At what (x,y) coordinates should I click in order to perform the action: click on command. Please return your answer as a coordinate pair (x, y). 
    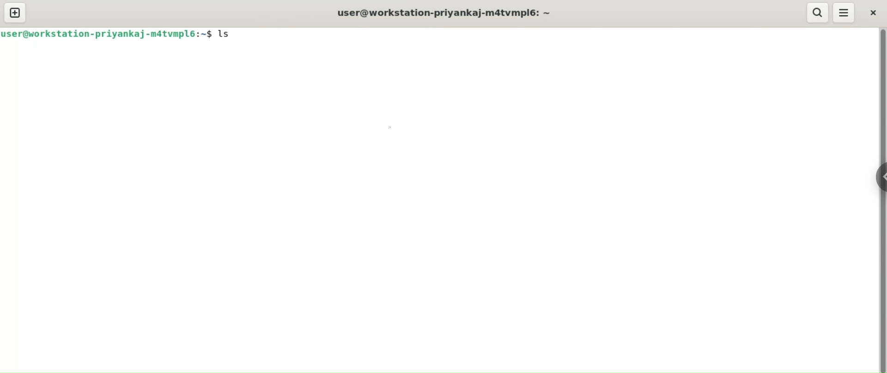
    Looking at the image, I should click on (228, 33).